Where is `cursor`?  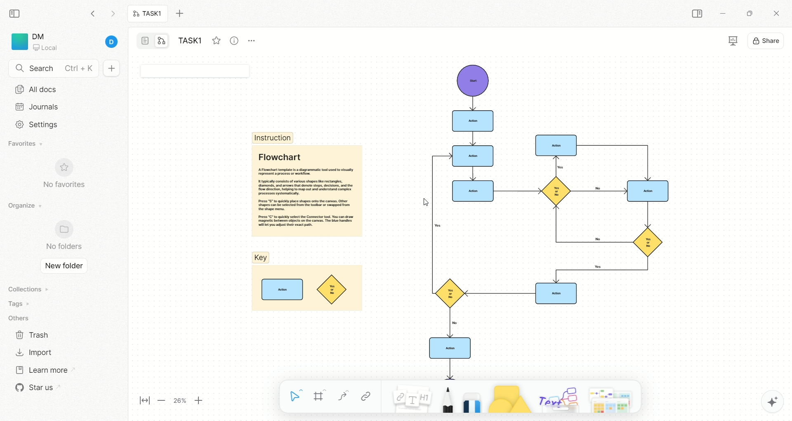 cursor is located at coordinates (424, 202).